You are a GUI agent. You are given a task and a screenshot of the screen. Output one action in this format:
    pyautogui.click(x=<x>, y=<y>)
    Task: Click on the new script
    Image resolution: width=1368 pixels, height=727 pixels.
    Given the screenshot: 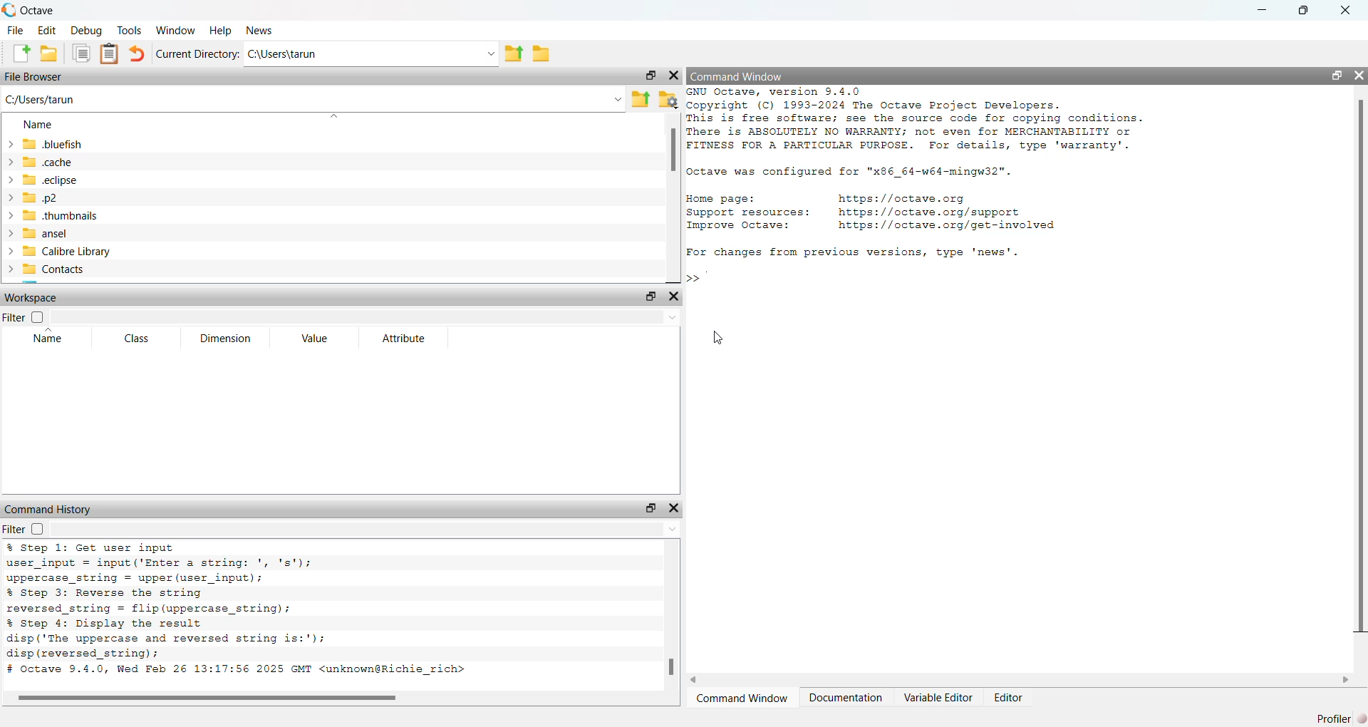 What is the action you would take?
    pyautogui.click(x=18, y=54)
    